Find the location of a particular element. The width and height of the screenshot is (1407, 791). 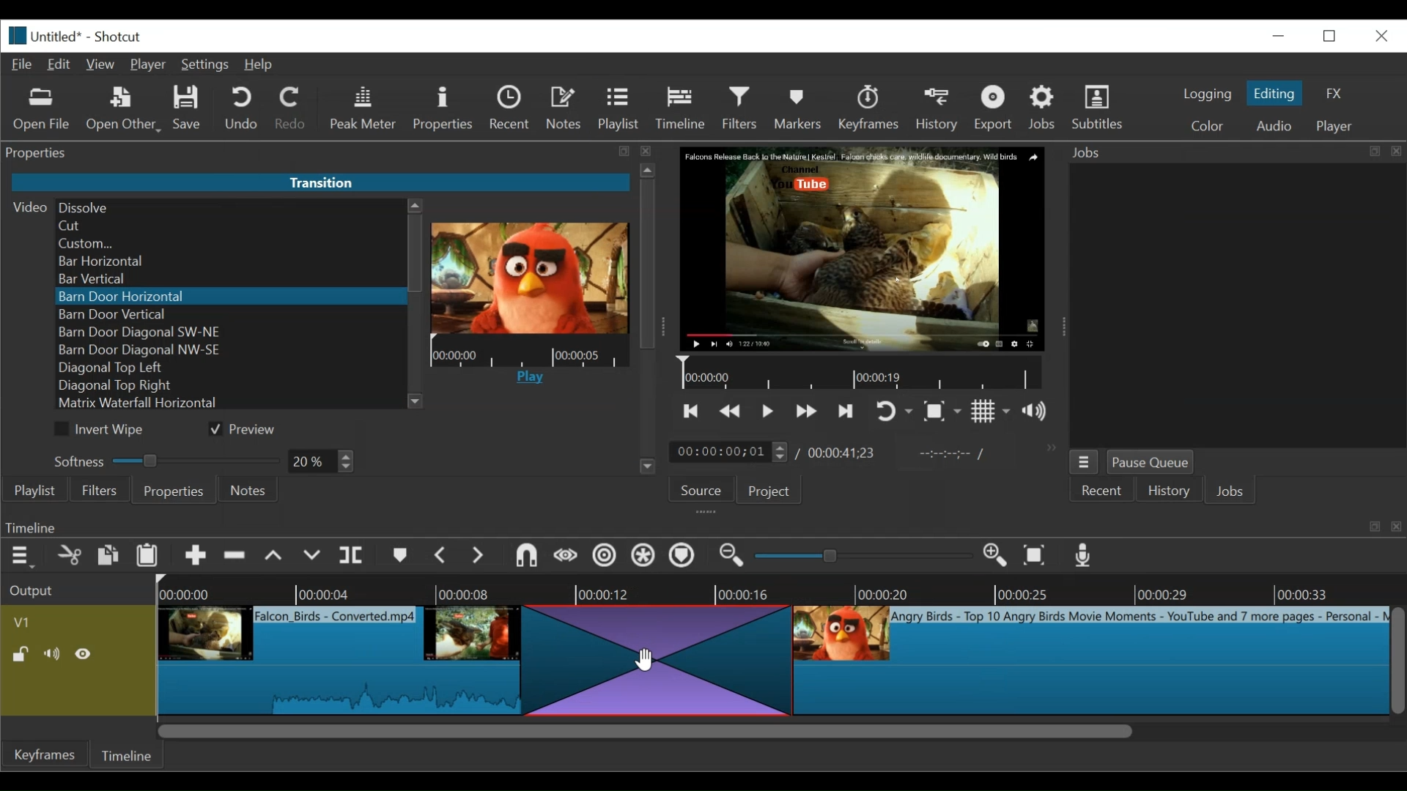

Color is located at coordinates (1205, 124).